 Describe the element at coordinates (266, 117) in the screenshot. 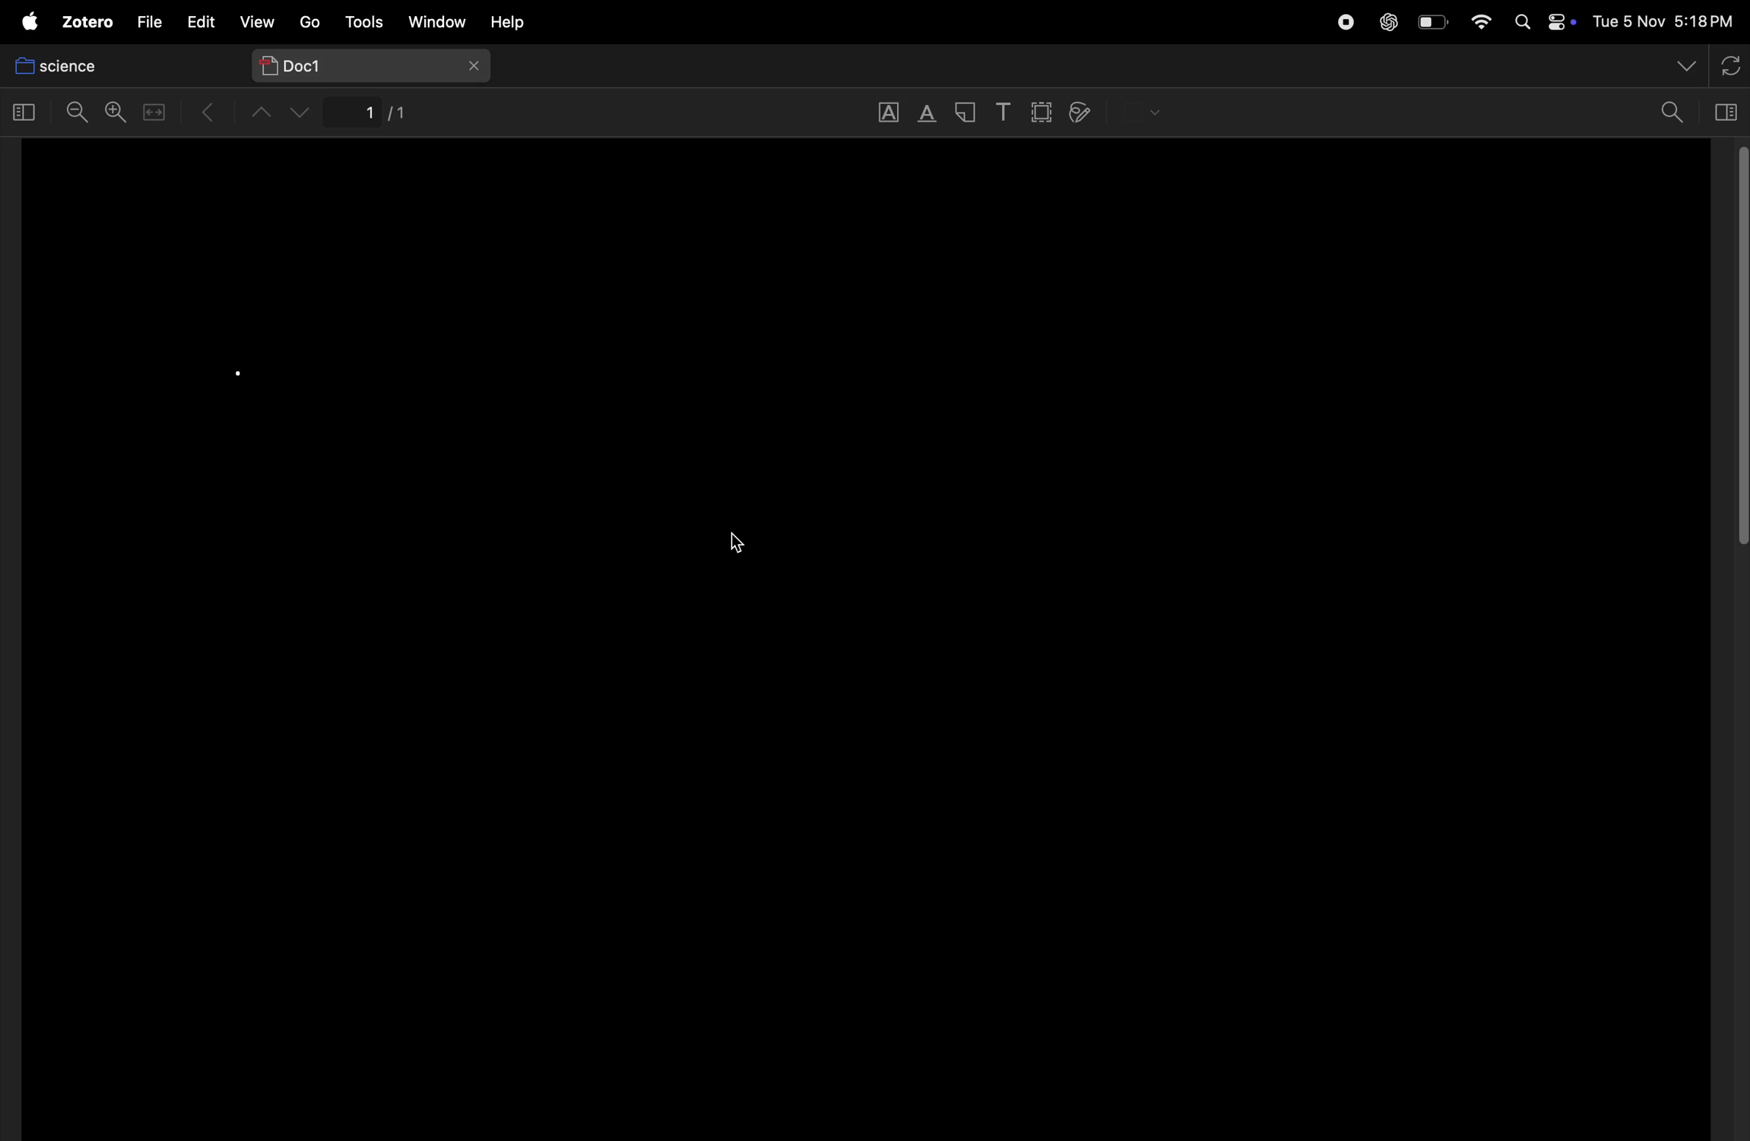

I see `up` at that location.